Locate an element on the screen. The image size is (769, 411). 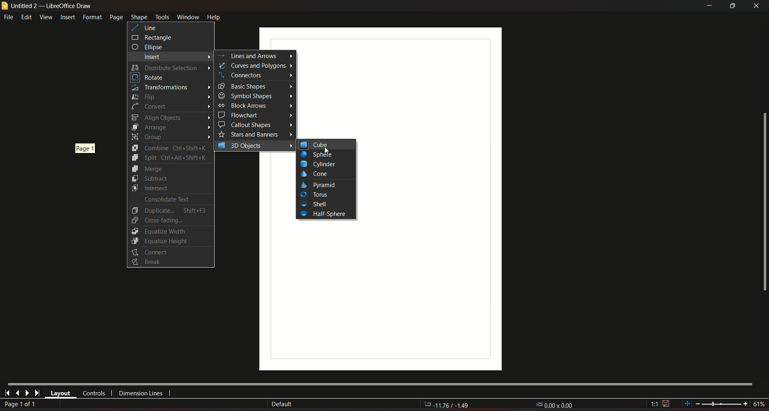
Basic Shapes is located at coordinates (242, 86).